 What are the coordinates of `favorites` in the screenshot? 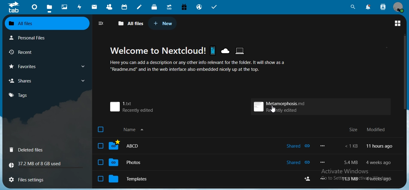 It's located at (26, 67).